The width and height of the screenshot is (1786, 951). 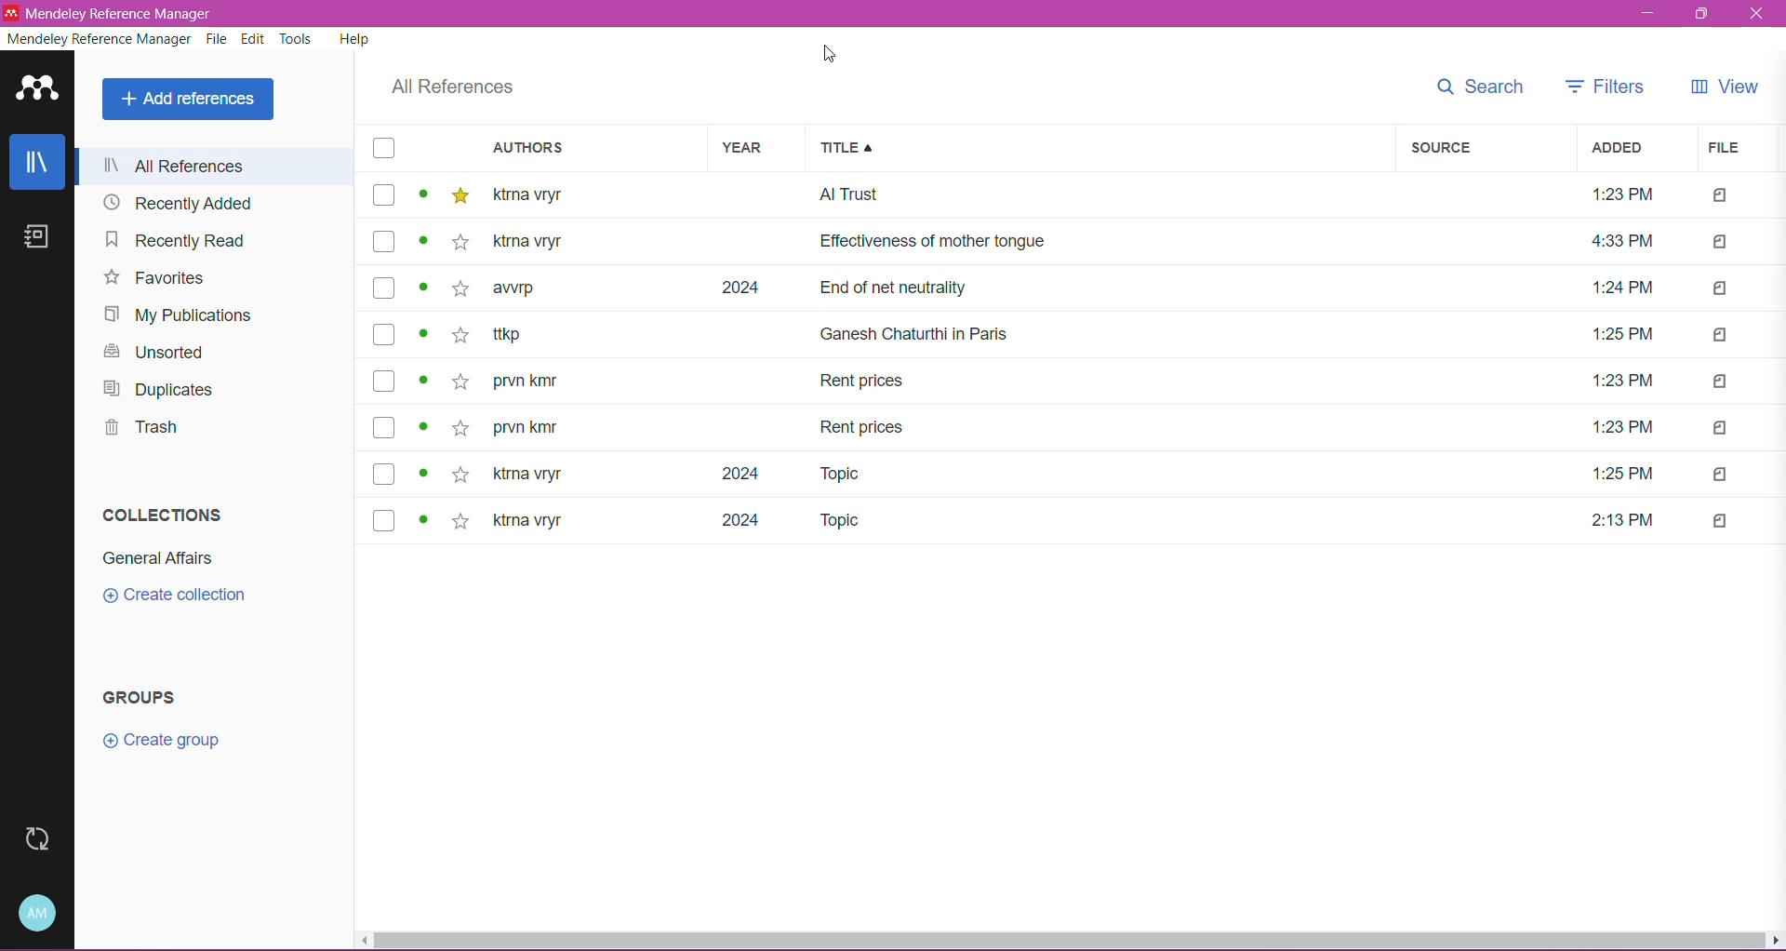 What do you see at coordinates (137, 696) in the screenshot?
I see `Groups` at bounding box center [137, 696].